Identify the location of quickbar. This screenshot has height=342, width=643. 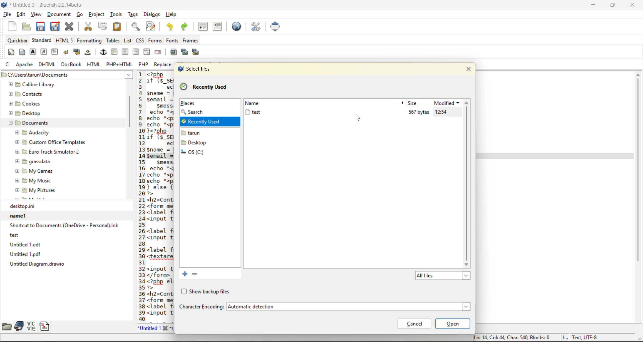
(17, 40).